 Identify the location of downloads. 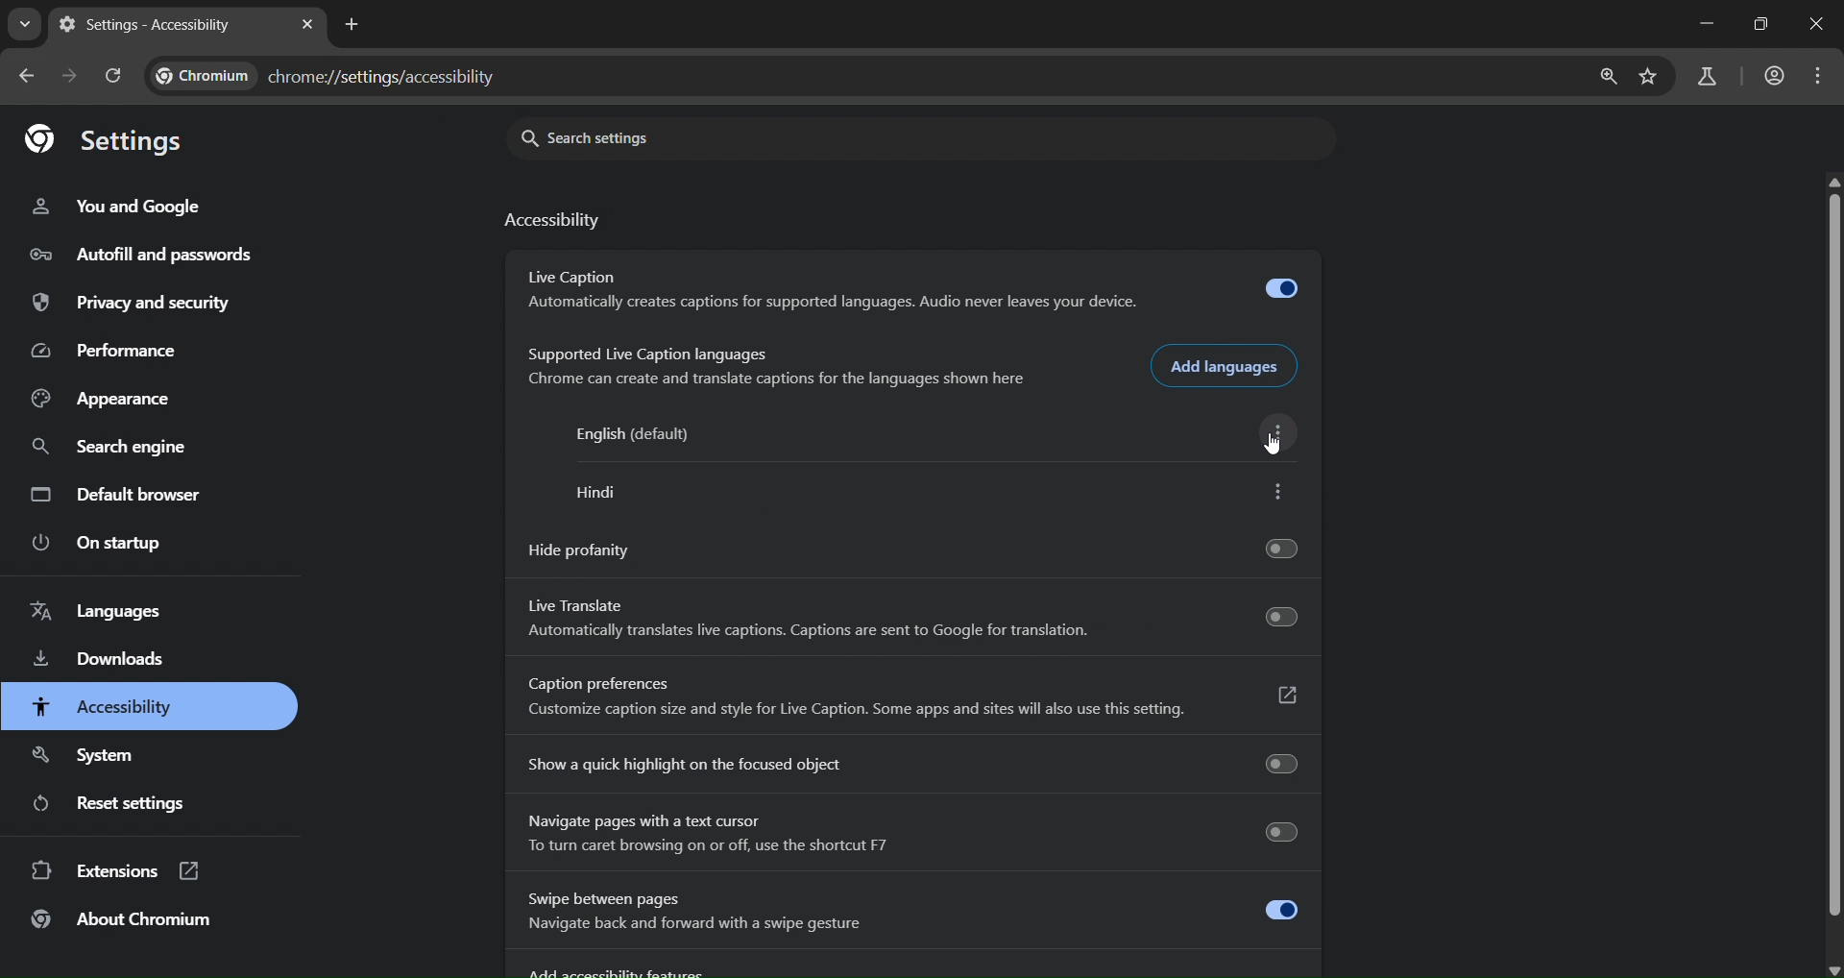
(100, 657).